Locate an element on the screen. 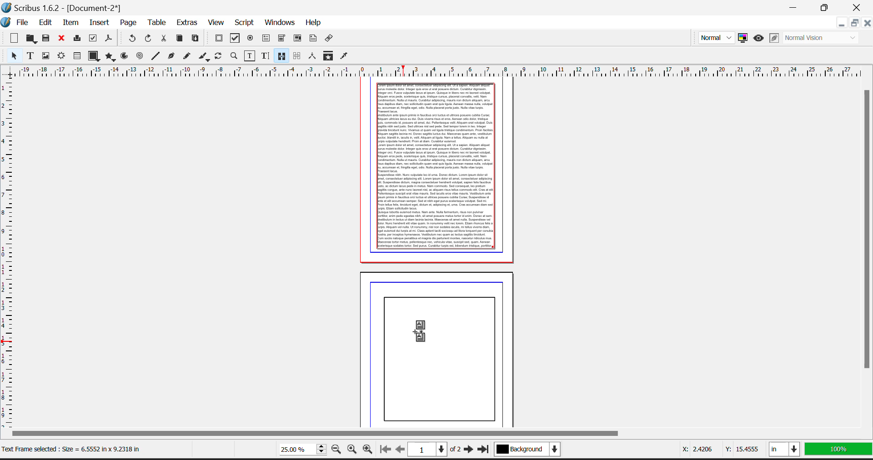 The height and width of the screenshot is (460, 873). Measurement Unit is located at coordinates (786, 451).